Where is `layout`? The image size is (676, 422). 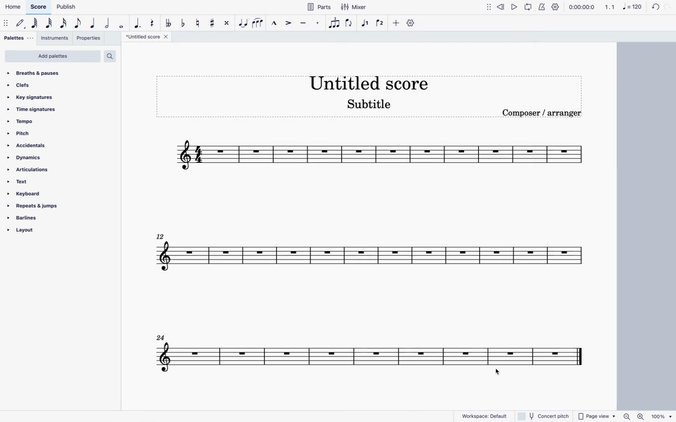 layout is located at coordinates (23, 231).